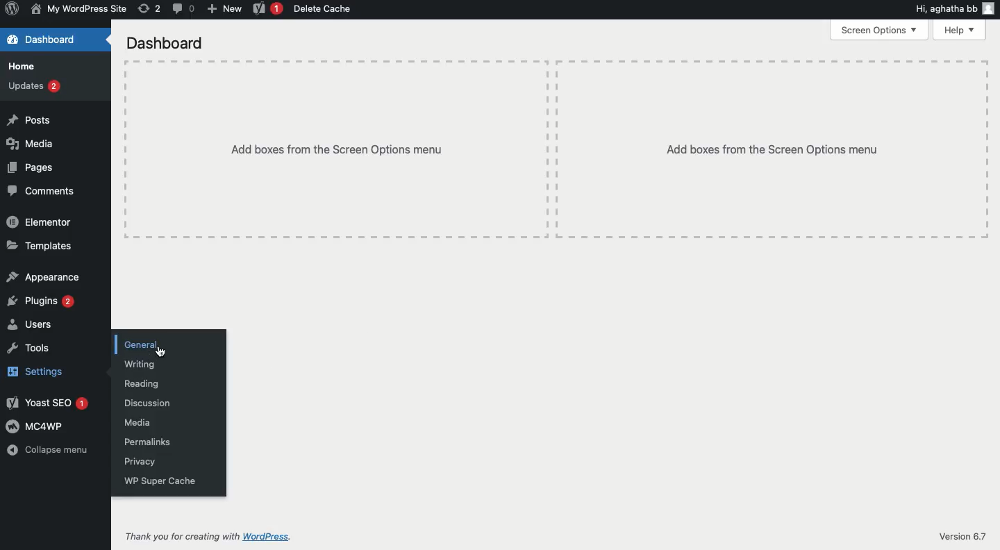 The width and height of the screenshot is (1000, 550). Describe the element at coordinates (159, 481) in the screenshot. I see `WP super cache` at that location.